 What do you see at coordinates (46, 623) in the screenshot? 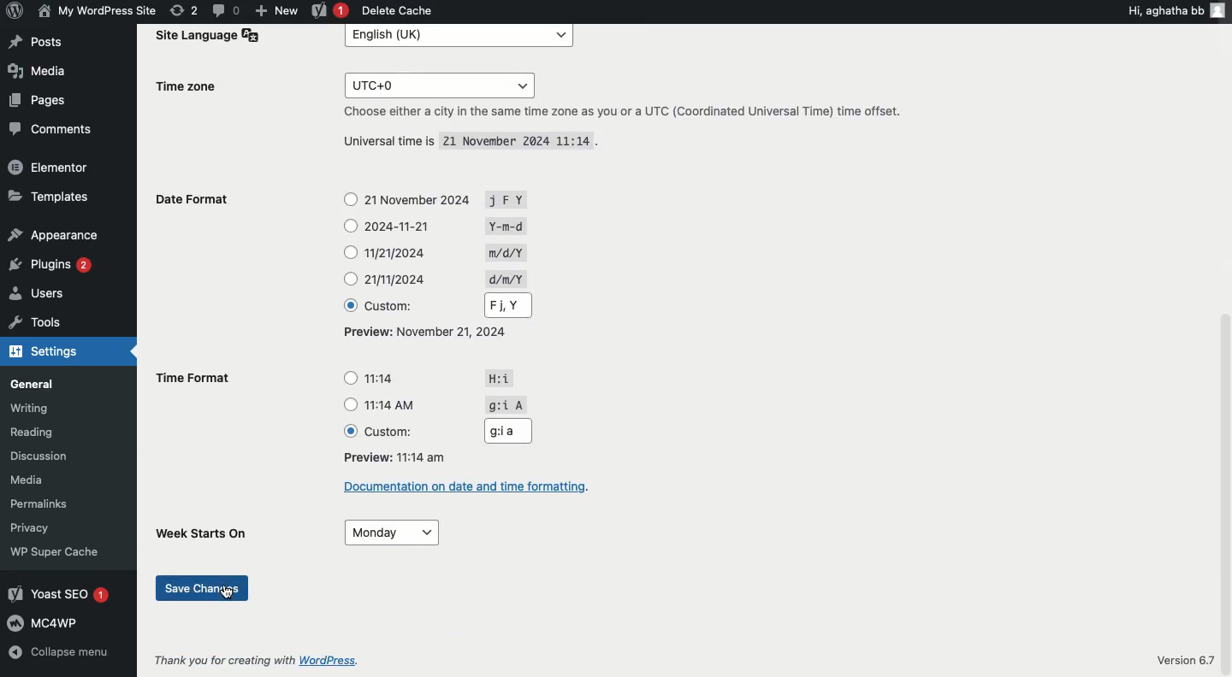
I see `MC4WP` at bounding box center [46, 623].